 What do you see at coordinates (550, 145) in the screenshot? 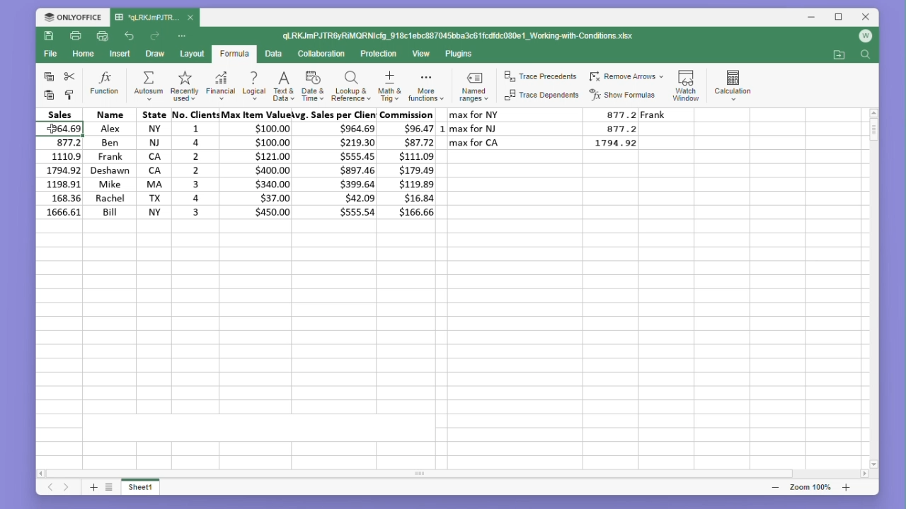
I see `max for LA 1794.92` at bounding box center [550, 145].